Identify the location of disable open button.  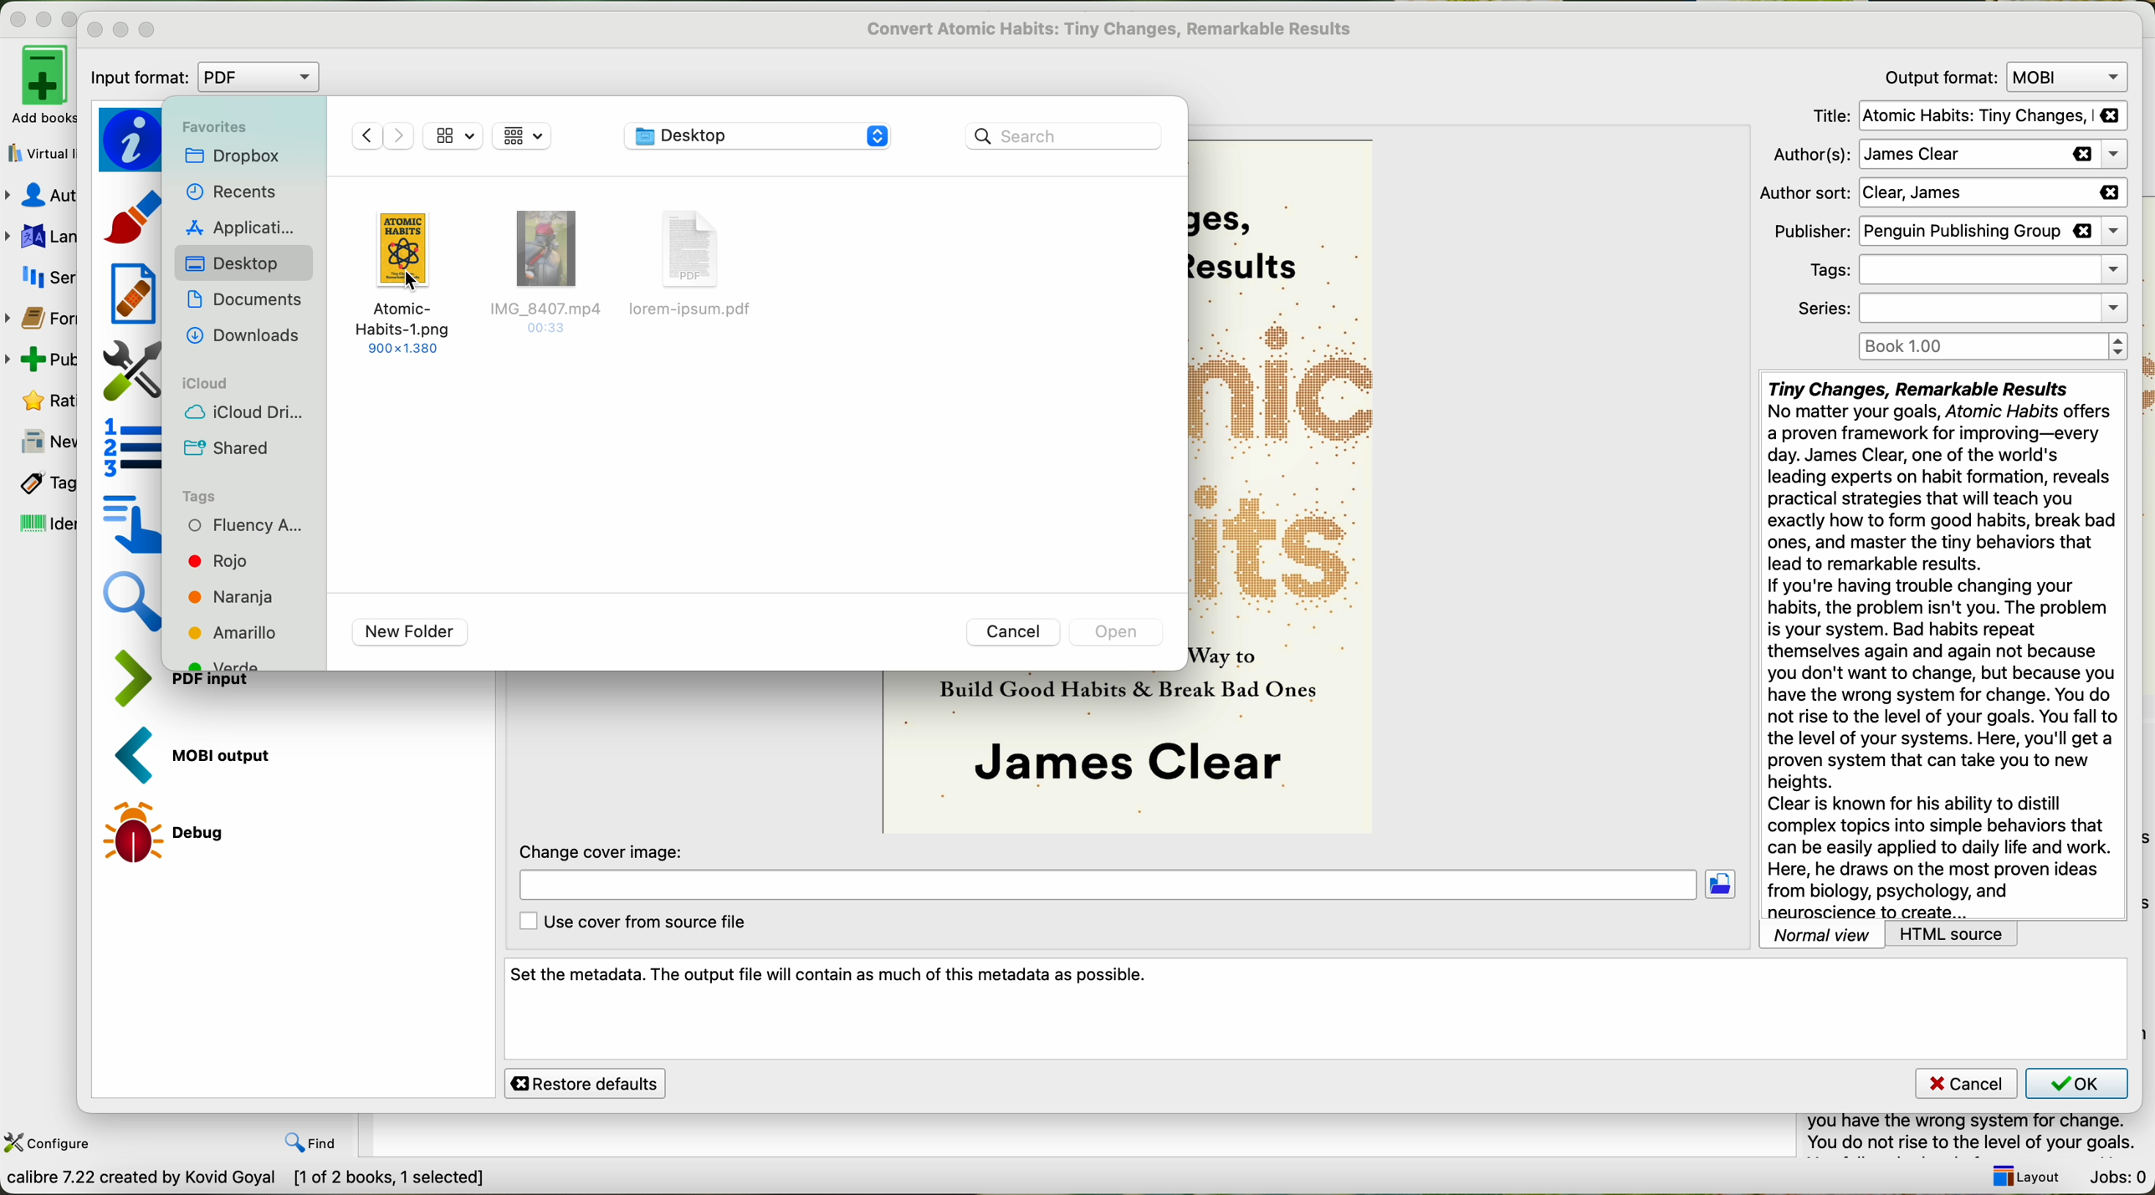
(1119, 632).